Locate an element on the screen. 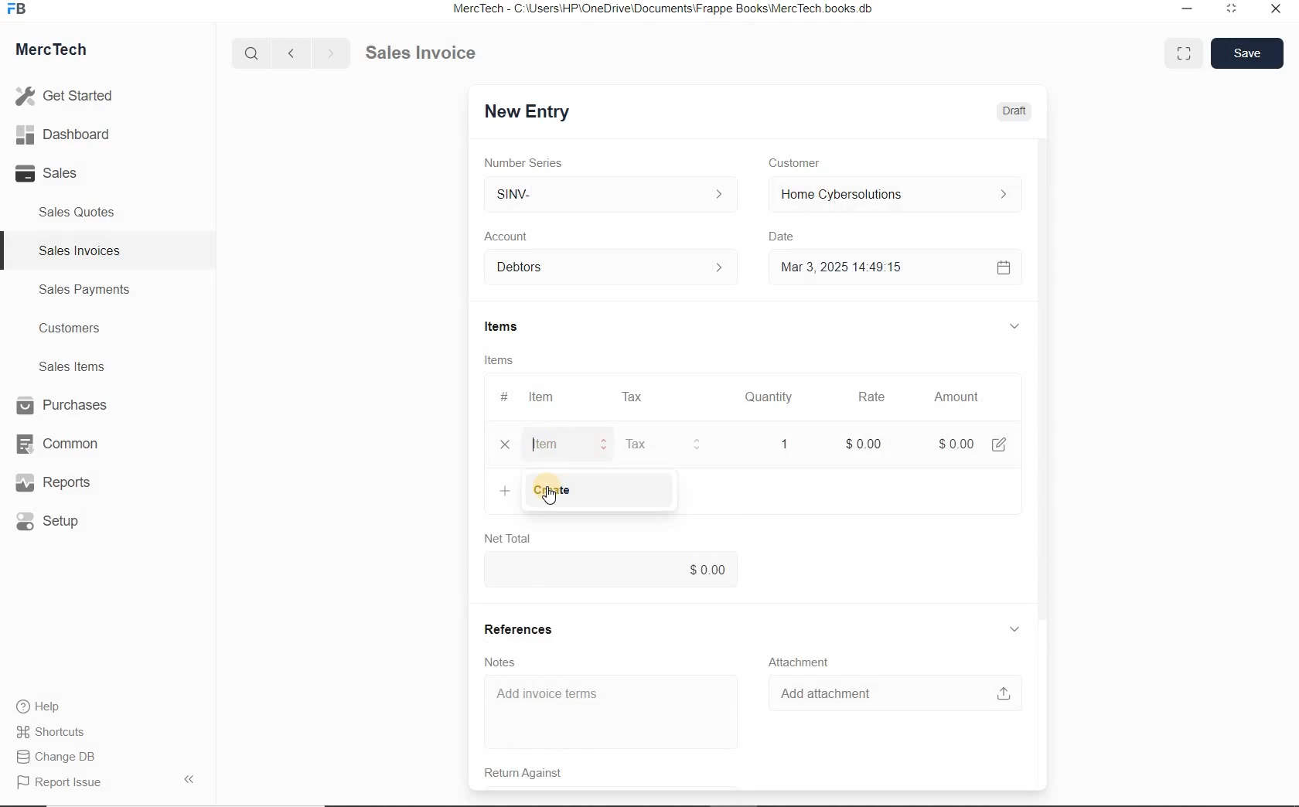 This screenshot has height=807, width=1299. Shortcuts is located at coordinates (58, 733).